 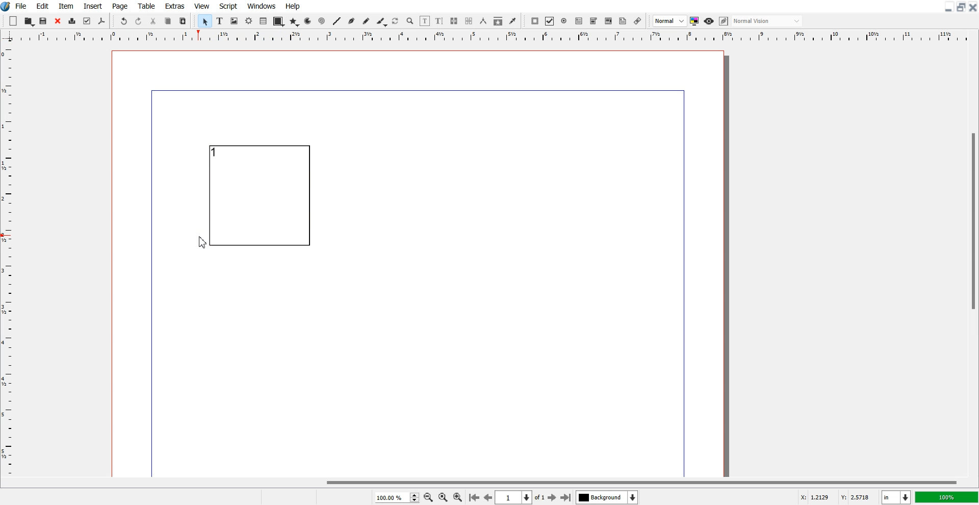 I want to click on Image Frame, so click(x=235, y=21).